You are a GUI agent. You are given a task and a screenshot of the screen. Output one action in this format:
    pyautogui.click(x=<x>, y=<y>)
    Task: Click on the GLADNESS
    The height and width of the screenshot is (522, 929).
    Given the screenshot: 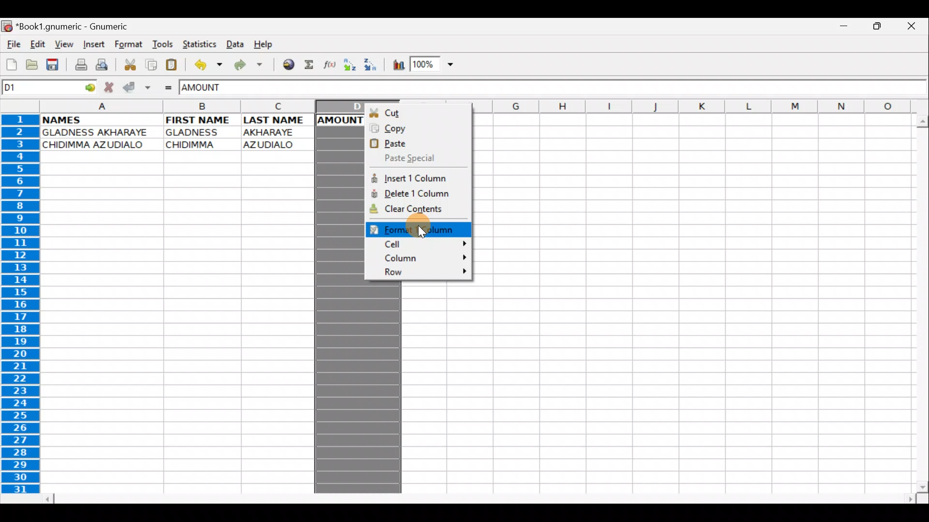 What is the action you would take?
    pyautogui.click(x=199, y=132)
    